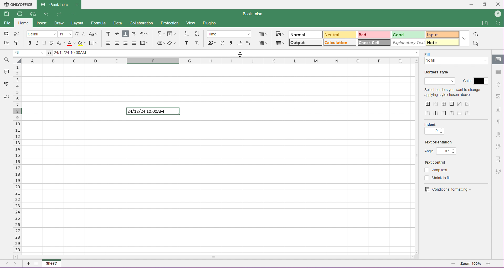  I want to click on User, so click(497, 14).